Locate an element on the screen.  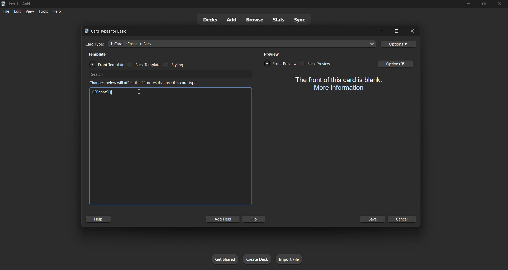
styling is located at coordinates (180, 65).